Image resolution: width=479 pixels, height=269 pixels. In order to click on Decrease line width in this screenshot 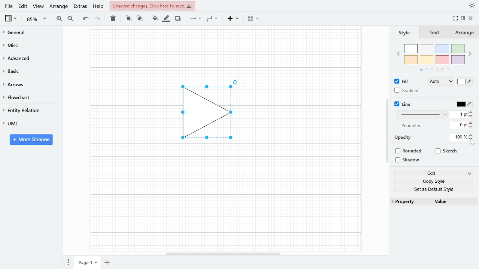, I will do `click(472, 116)`.